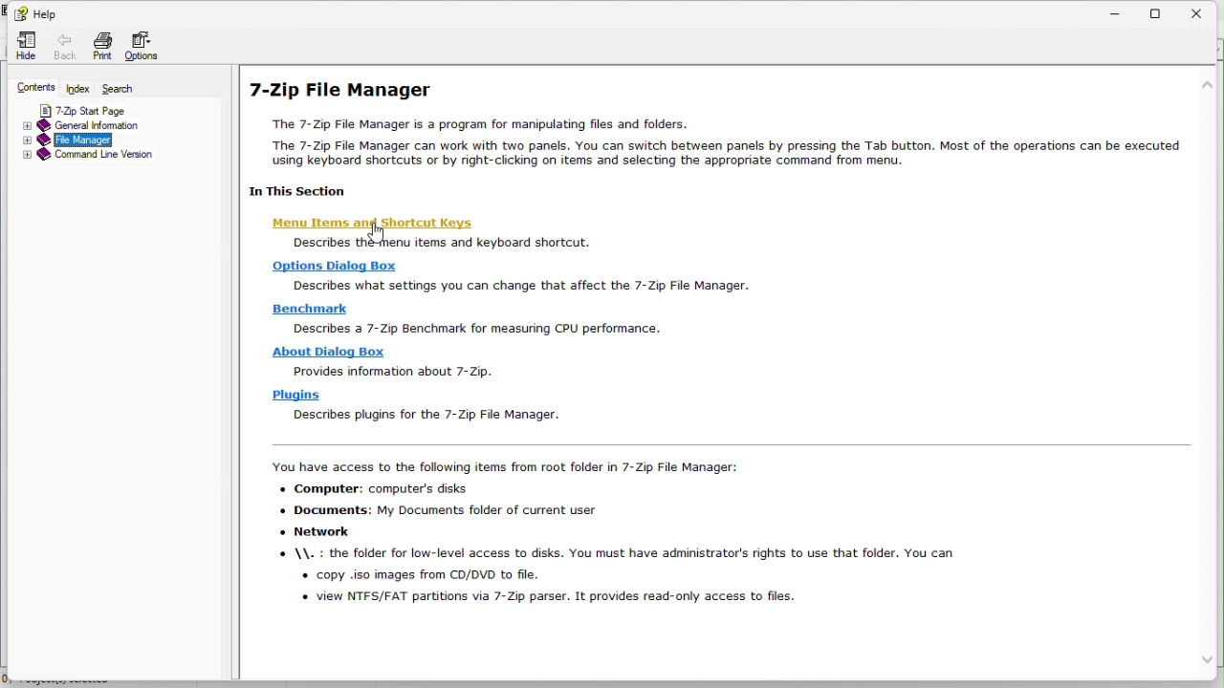 This screenshot has height=688, width=1224. I want to click on In This Section, so click(299, 191).